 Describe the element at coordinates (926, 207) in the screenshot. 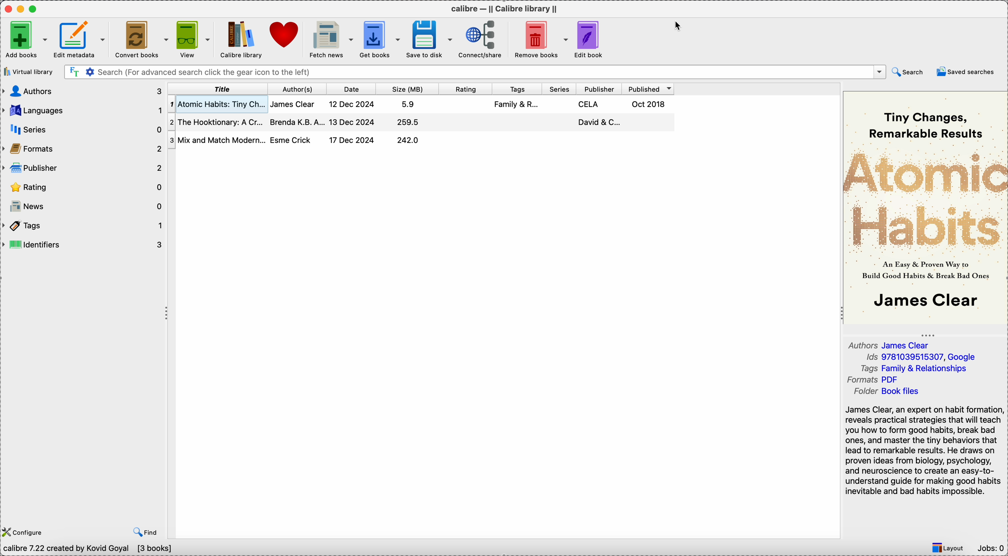

I see `book cover preview` at that location.